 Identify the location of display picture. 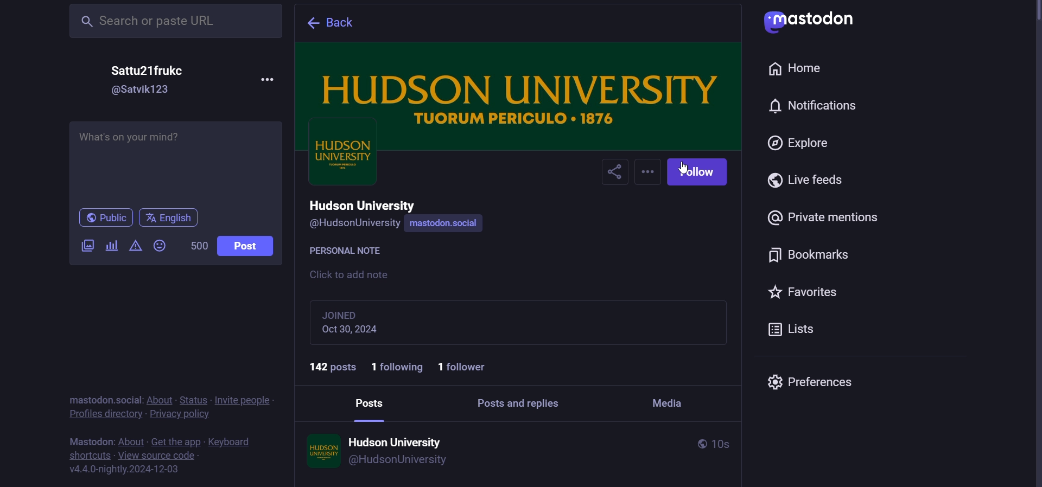
(341, 161).